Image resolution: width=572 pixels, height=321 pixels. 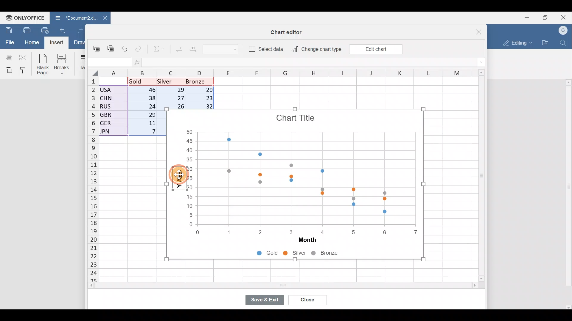 I want to click on Chart image, so click(x=296, y=170).